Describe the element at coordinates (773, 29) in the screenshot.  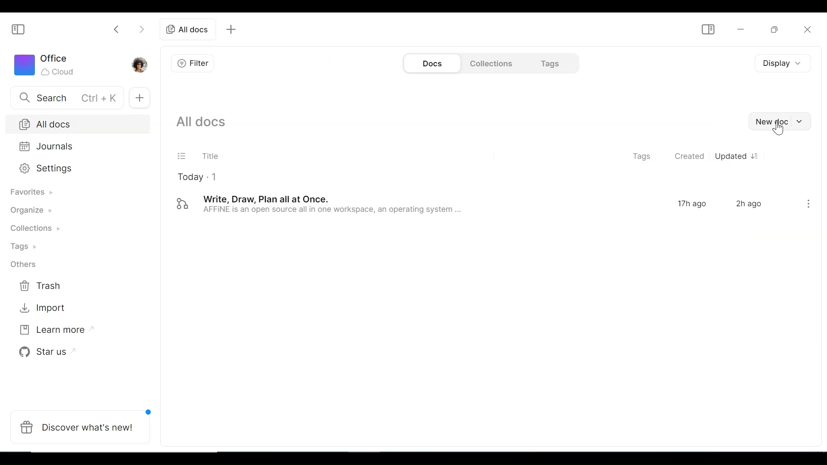
I see `Restore` at that location.